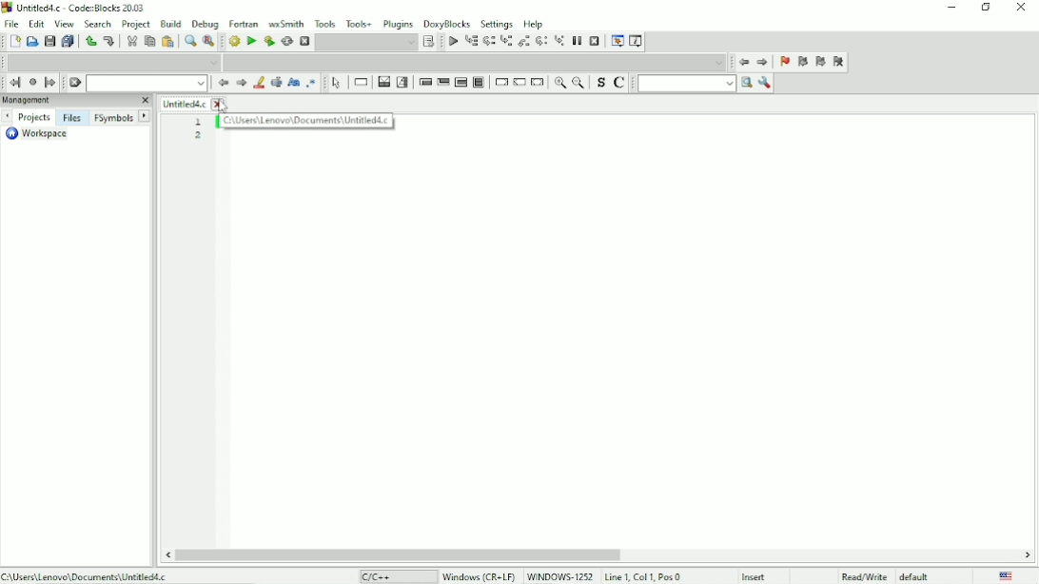  I want to click on Insert, so click(756, 576).